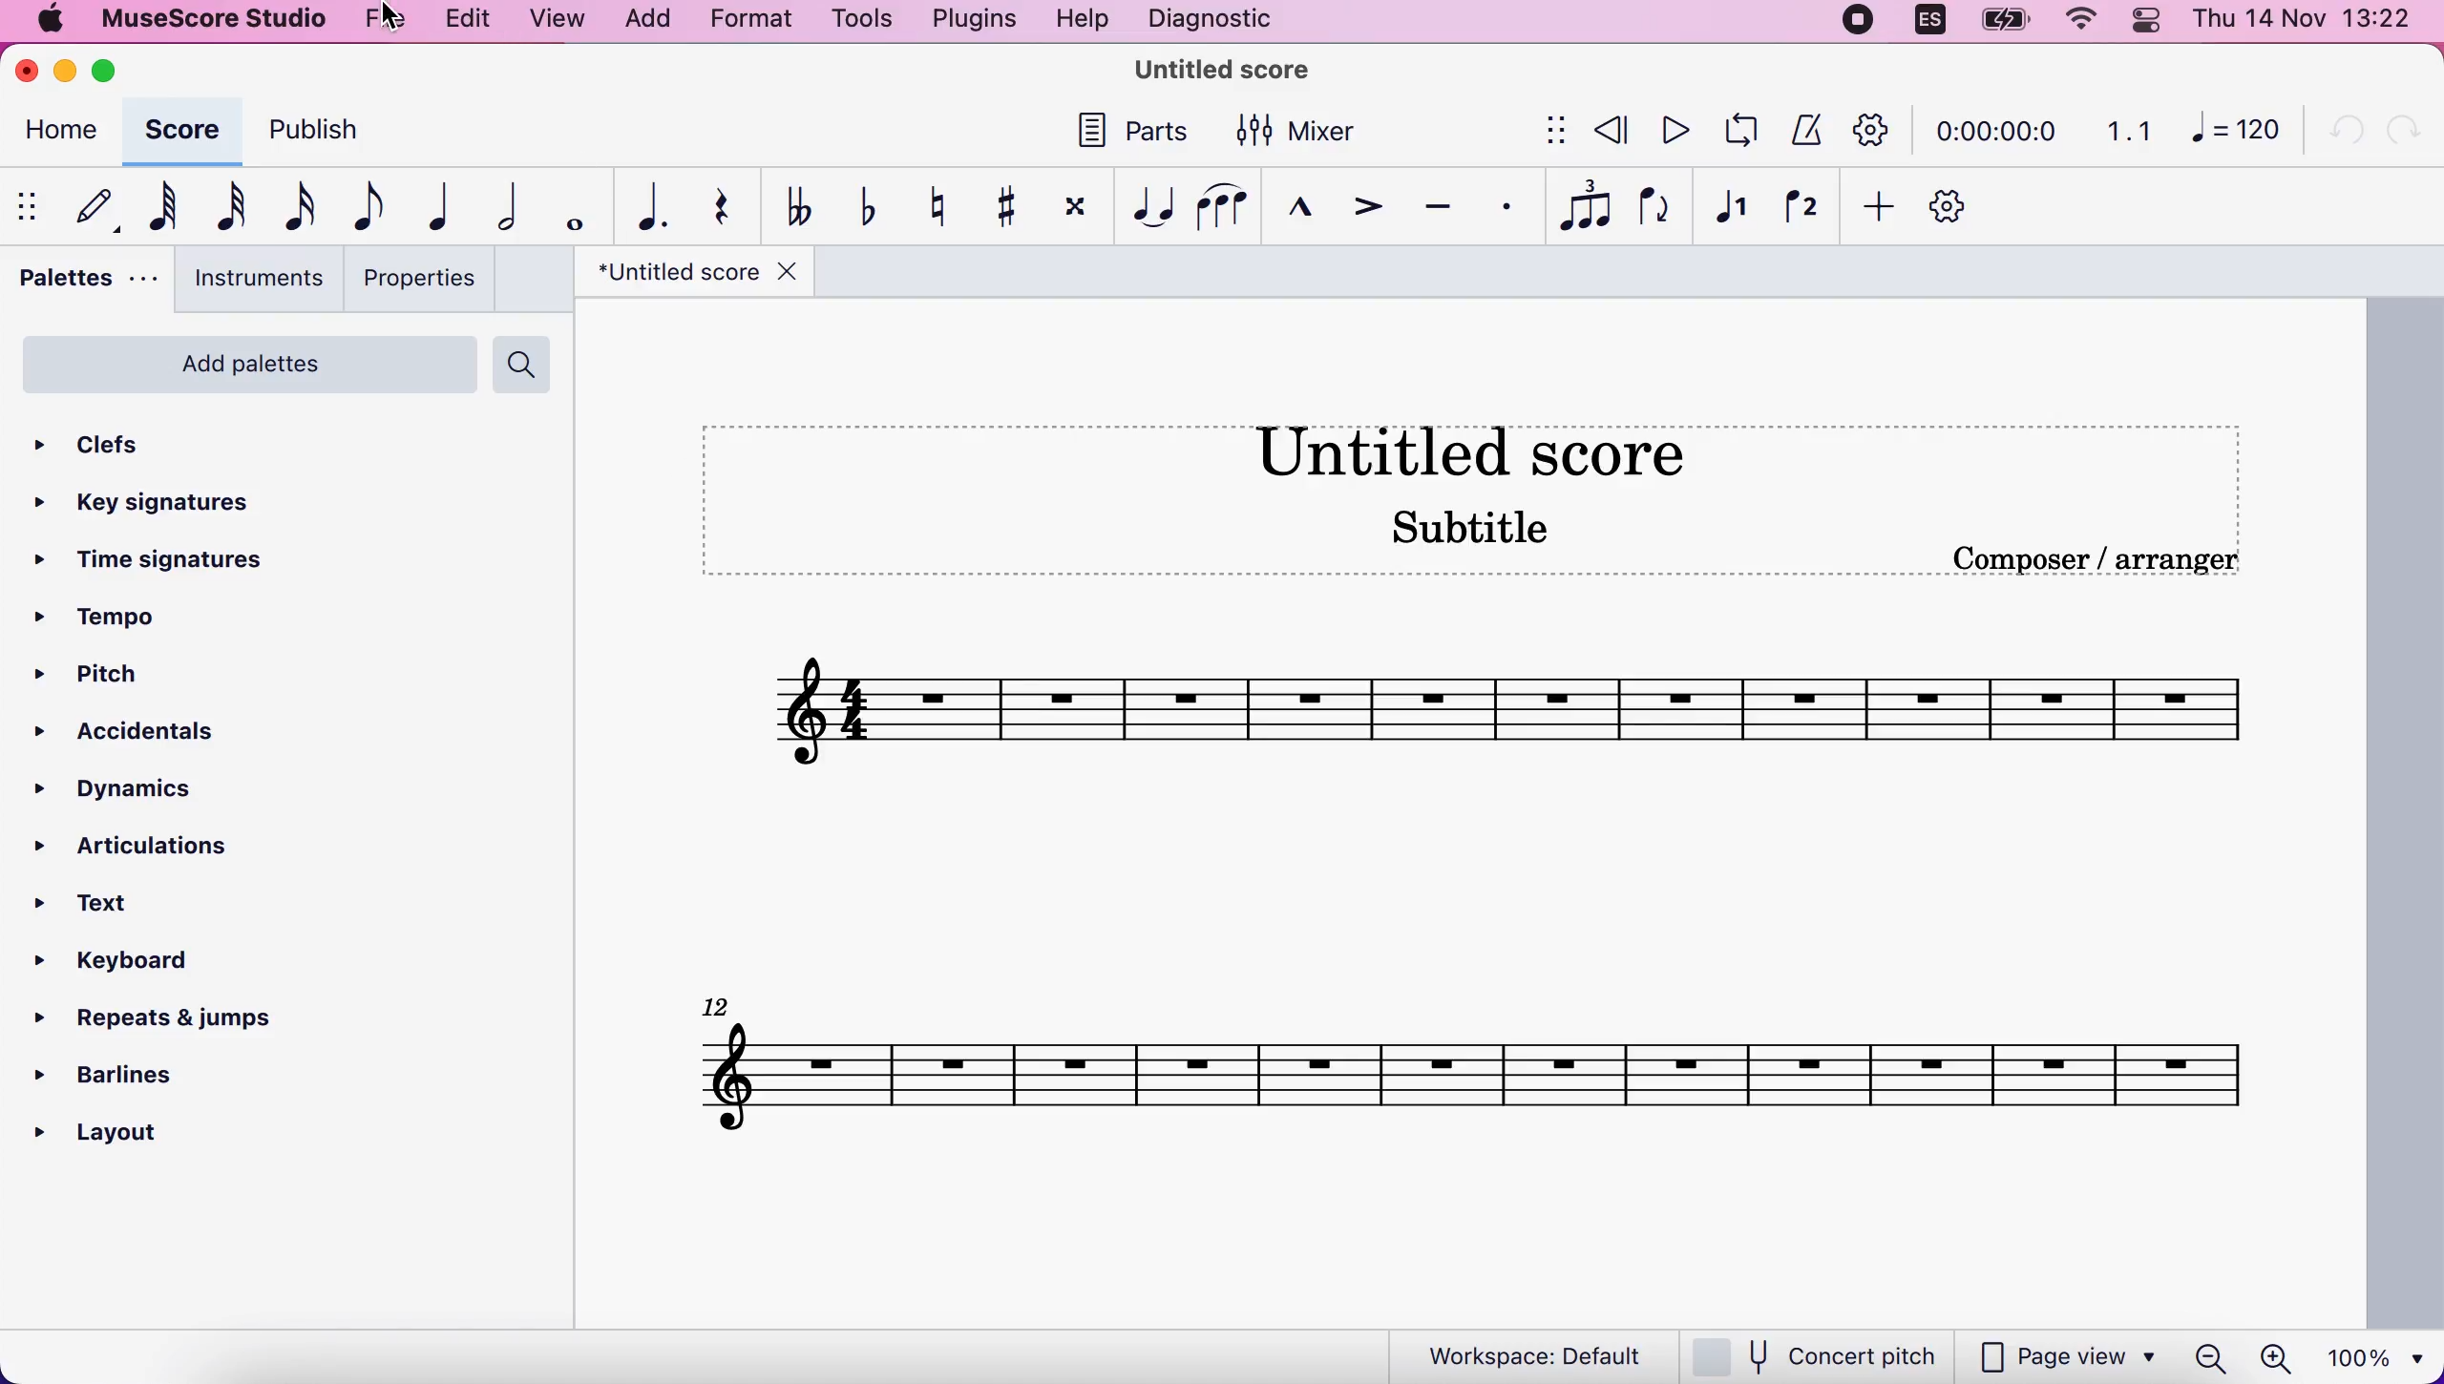 The image size is (2444, 1384). I want to click on default, so click(90, 205).